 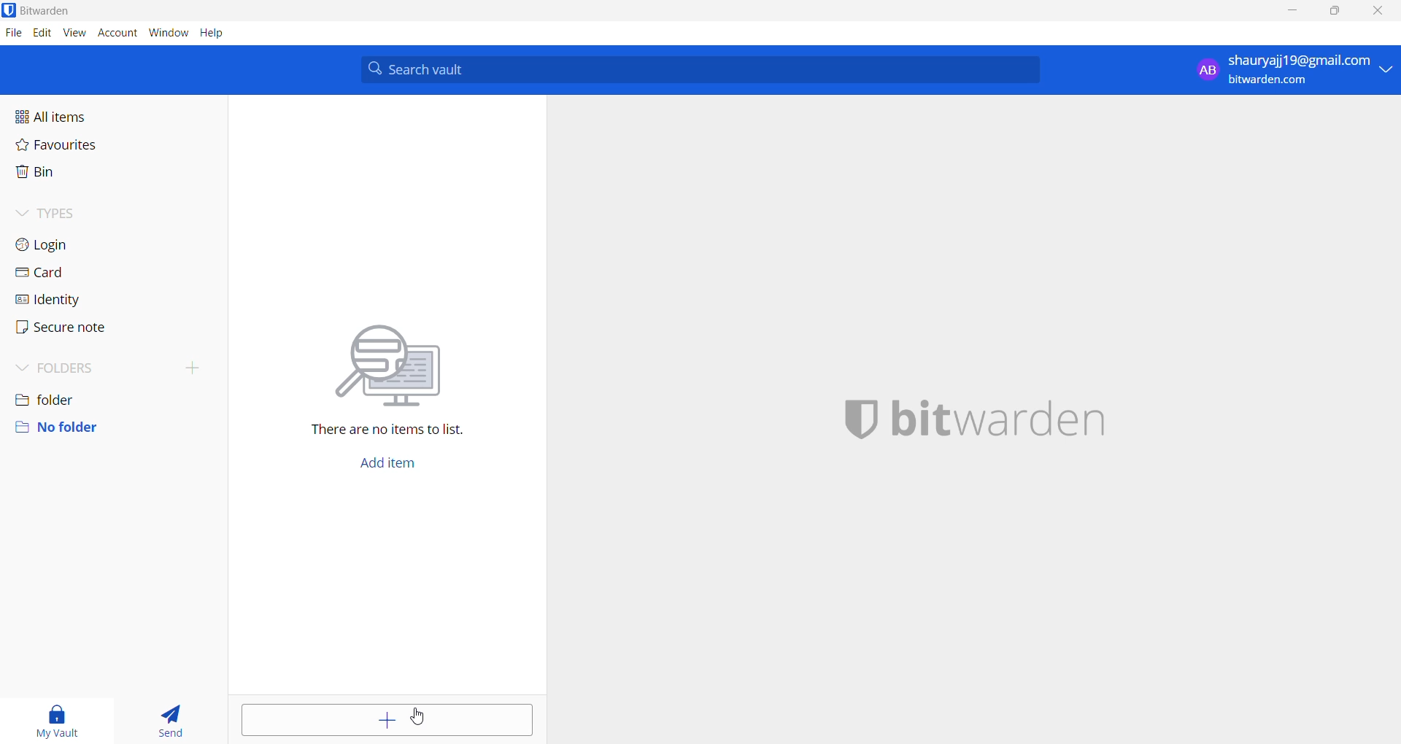 What do you see at coordinates (413, 718) in the screenshot?
I see `cursor` at bounding box center [413, 718].